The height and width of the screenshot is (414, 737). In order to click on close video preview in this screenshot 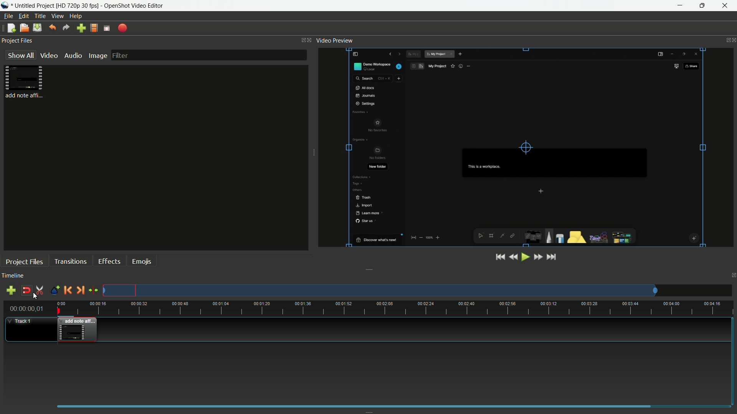, I will do `click(732, 40)`.